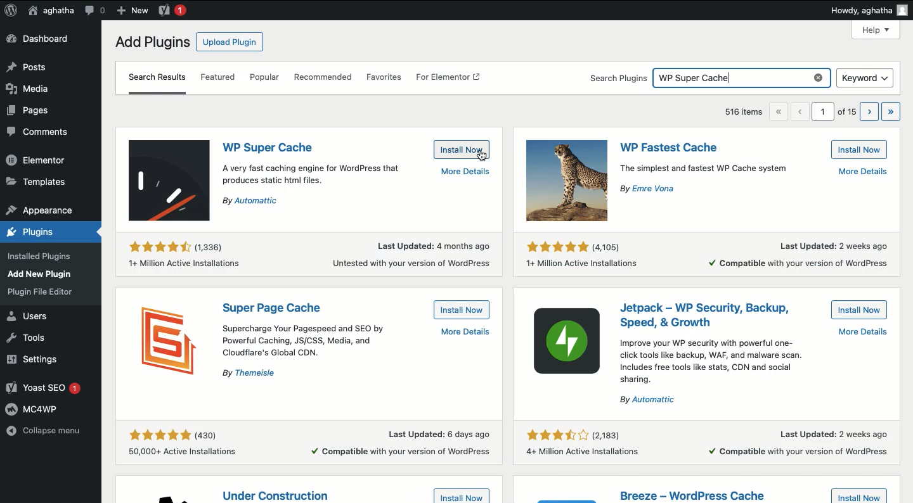  What do you see at coordinates (168, 343) in the screenshot?
I see `Icon` at bounding box center [168, 343].